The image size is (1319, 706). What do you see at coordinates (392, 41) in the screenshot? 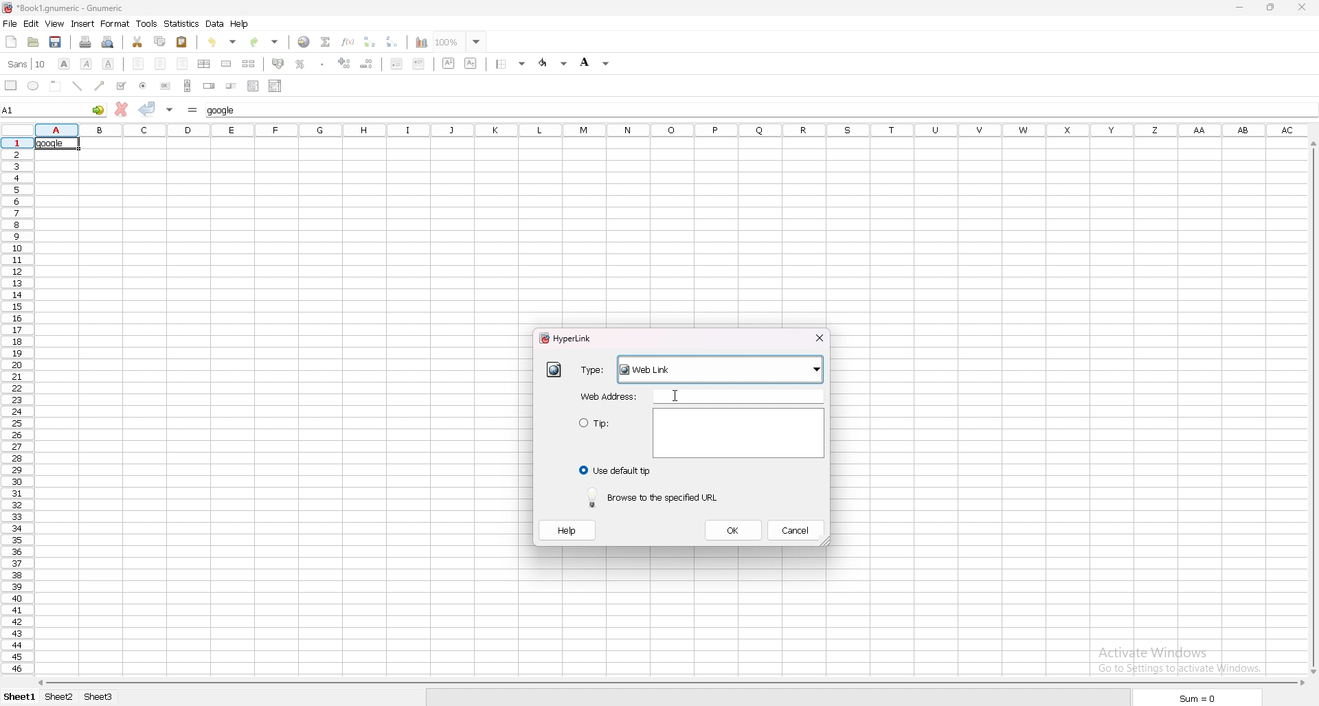
I see `sort descending` at bounding box center [392, 41].